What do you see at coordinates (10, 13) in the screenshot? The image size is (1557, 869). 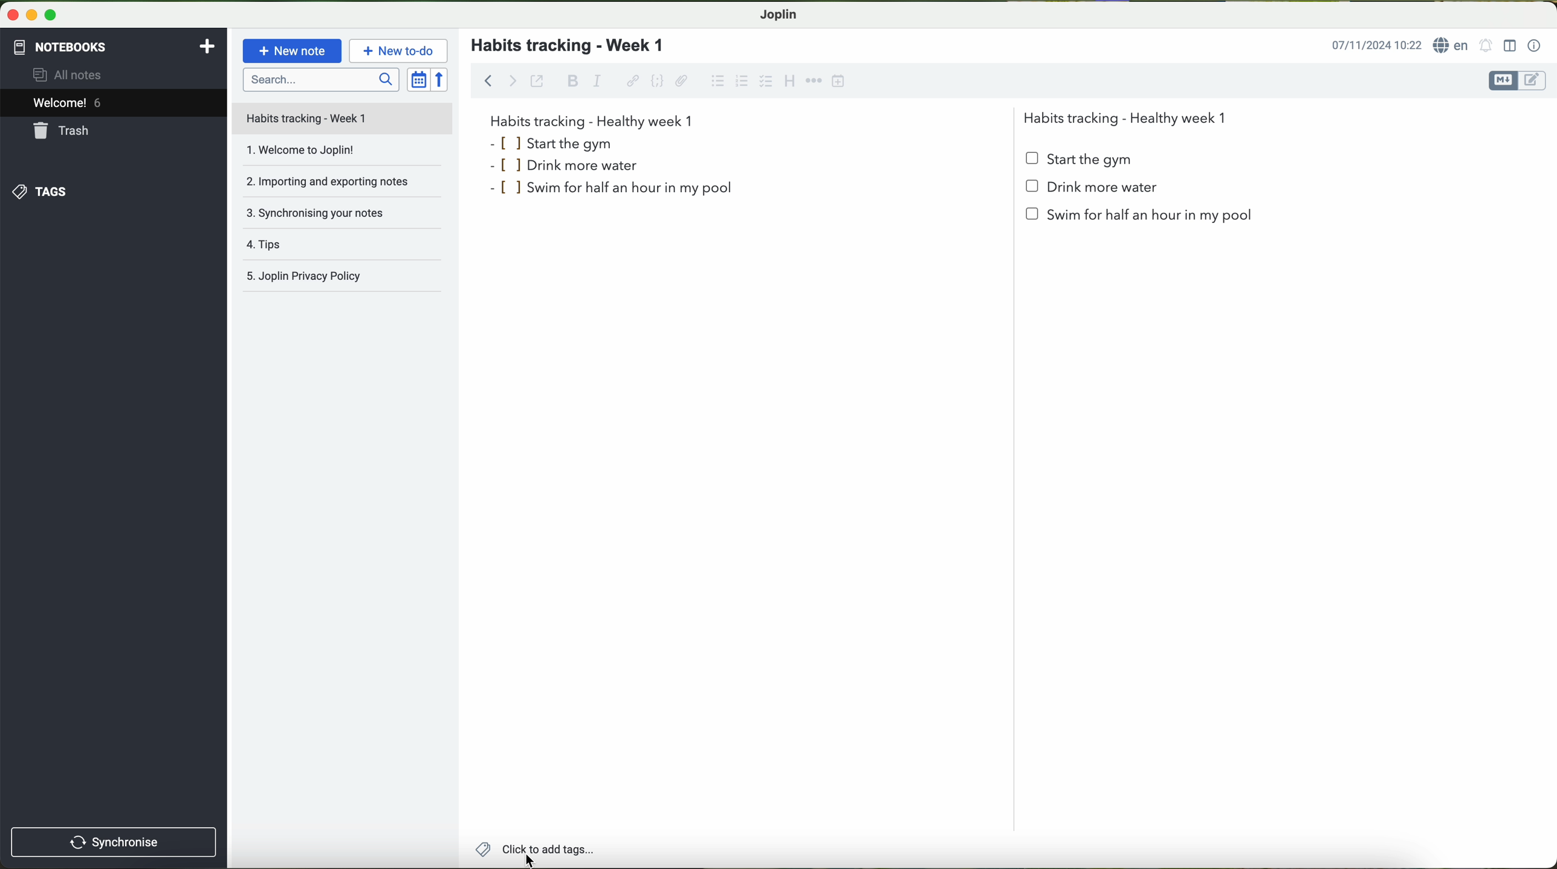 I see `close` at bounding box center [10, 13].